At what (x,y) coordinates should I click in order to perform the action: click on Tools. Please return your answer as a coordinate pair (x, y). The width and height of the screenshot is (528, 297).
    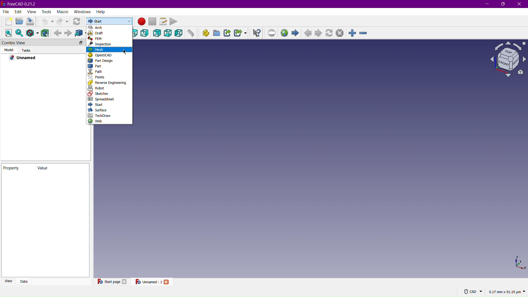
    Looking at the image, I should click on (47, 12).